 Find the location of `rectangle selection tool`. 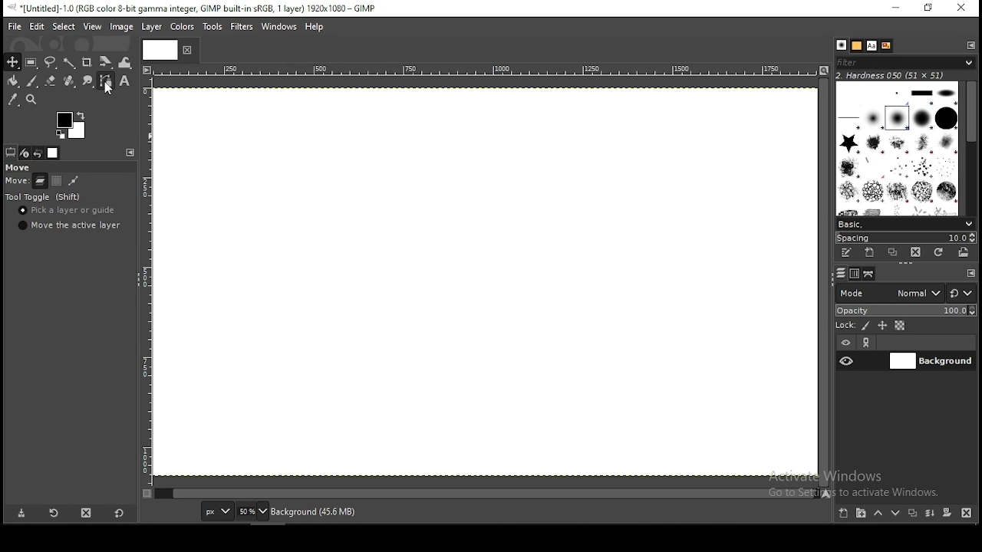

rectangle selection tool is located at coordinates (29, 61).